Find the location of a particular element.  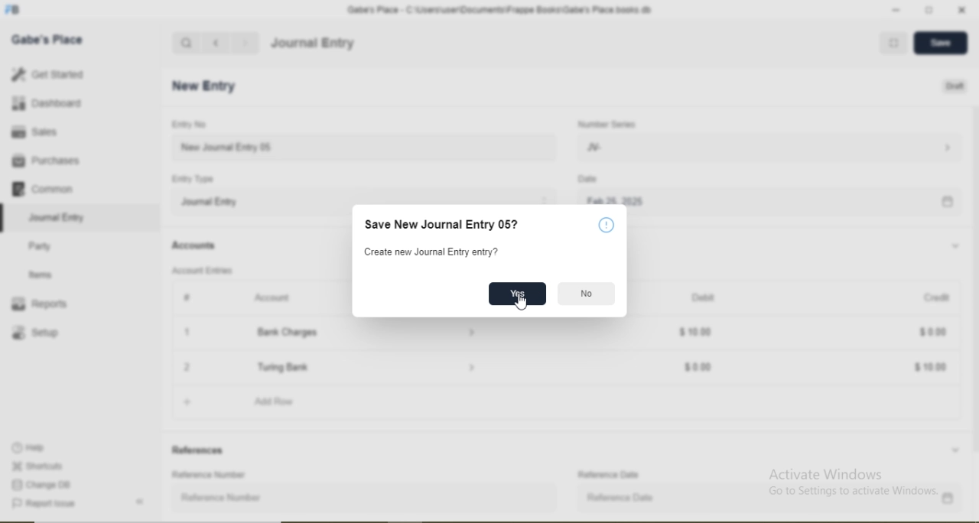

Yes is located at coordinates (517, 293).